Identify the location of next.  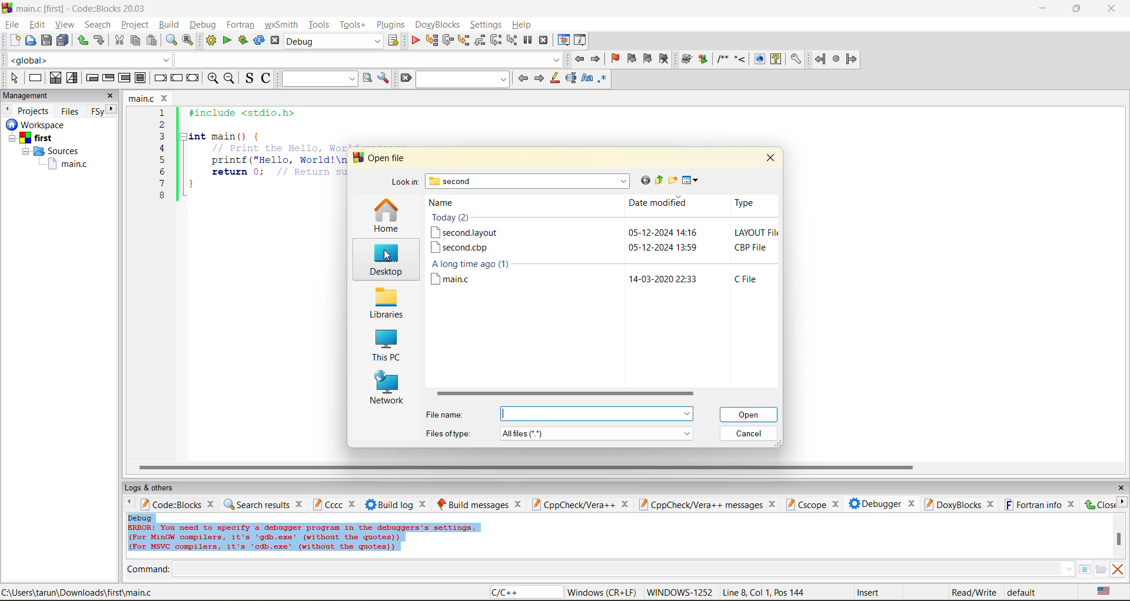
(112, 109).